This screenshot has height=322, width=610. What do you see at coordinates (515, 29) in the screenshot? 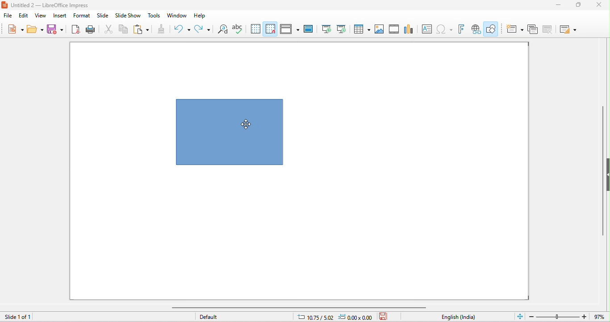
I see `new slide` at bounding box center [515, 29].